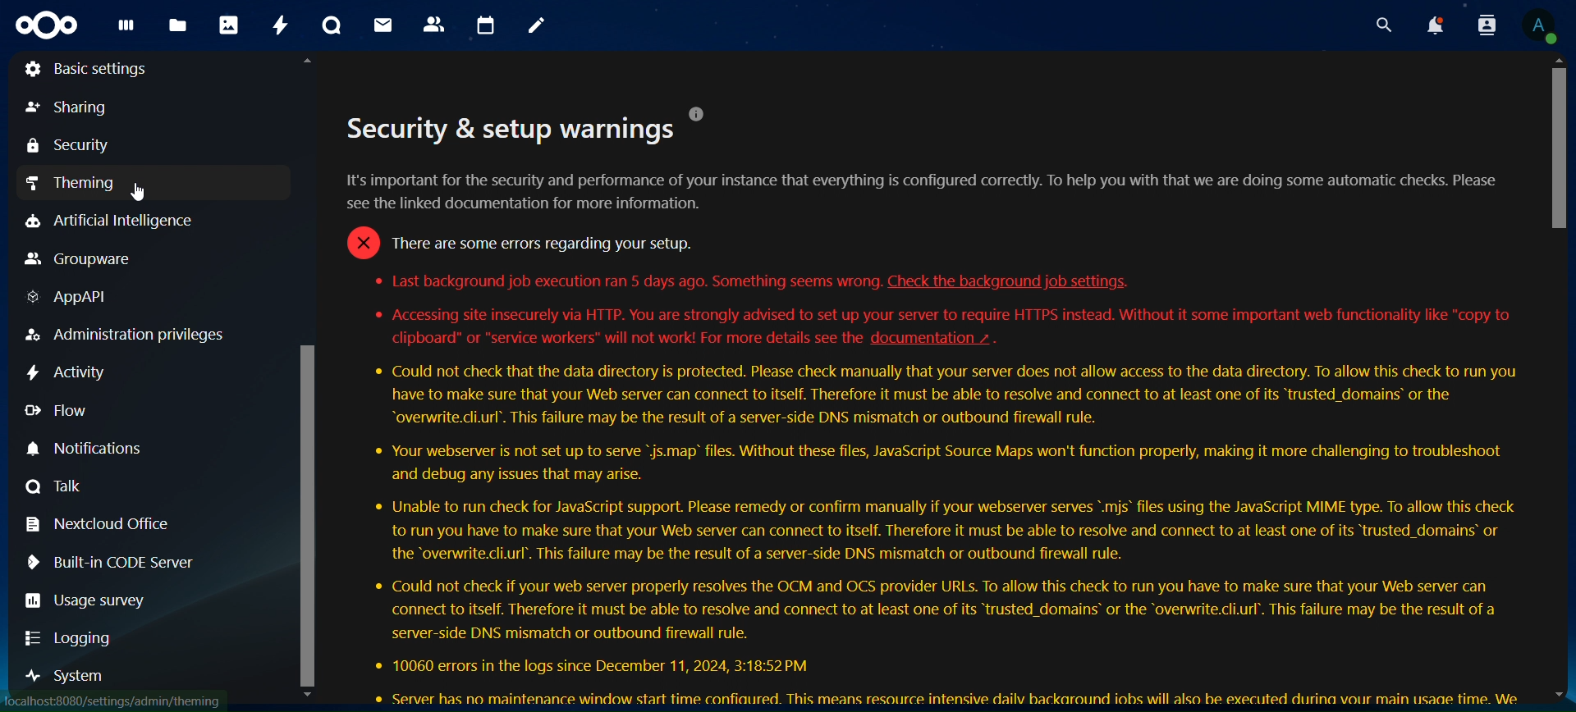 The width and height of the screenshot is (1576, 712). I want to click on link, so click(116, 698).